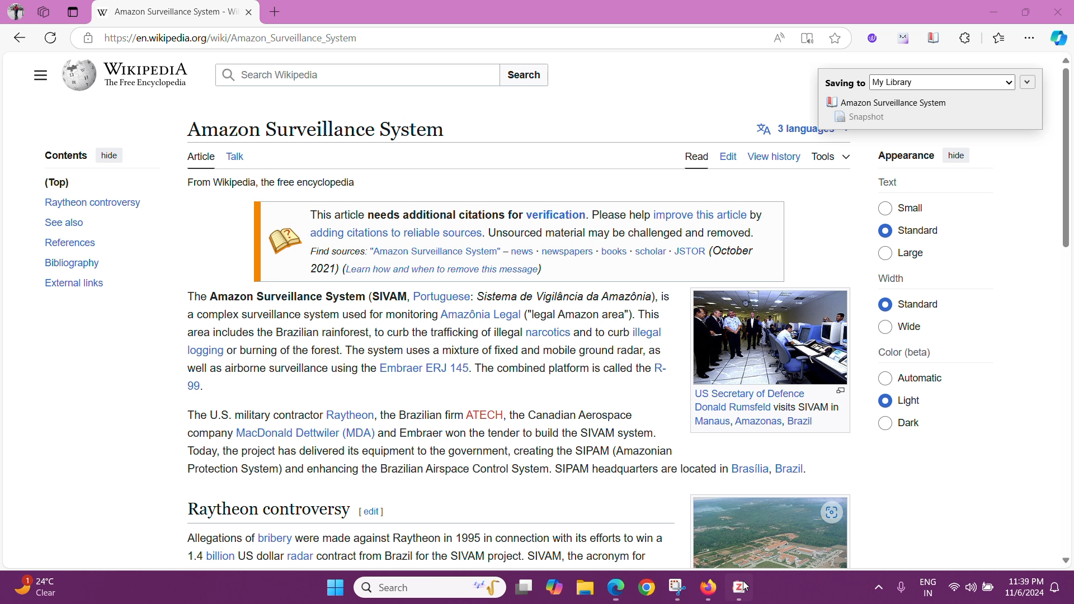 The width and height of the screenshot is (1074, 604). What do you see at coordinates (752, 393) in the screenshot?
I see `US Secretary of Defence` at bounding box center [752, 393].